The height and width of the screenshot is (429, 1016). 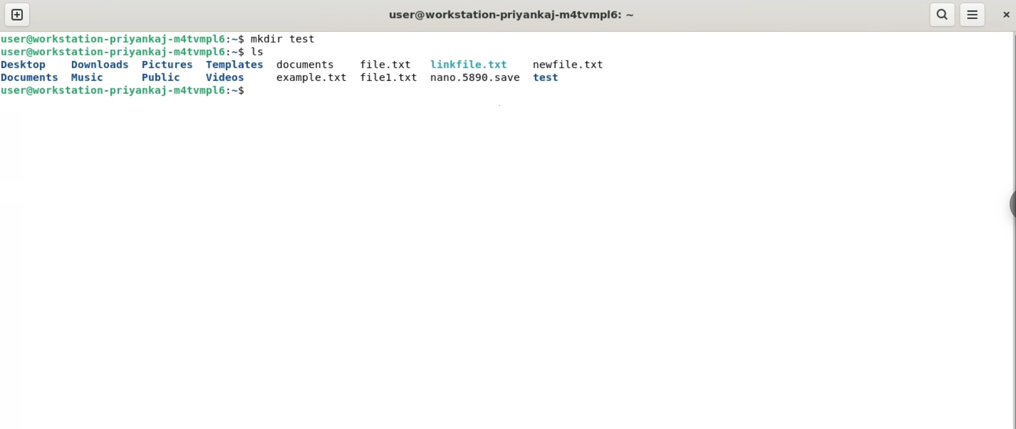 What do you see at coordinates (124, 38) in the screenshot?
I see `user@workstation-priyankaj-m4tvmpl6: ~$` at bounding box center [124, 38].